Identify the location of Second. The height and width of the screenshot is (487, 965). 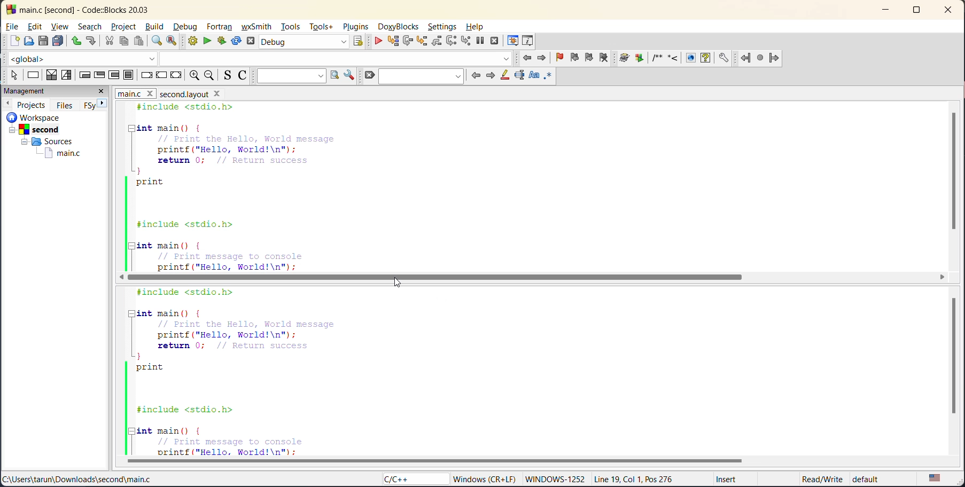
(41, 129).